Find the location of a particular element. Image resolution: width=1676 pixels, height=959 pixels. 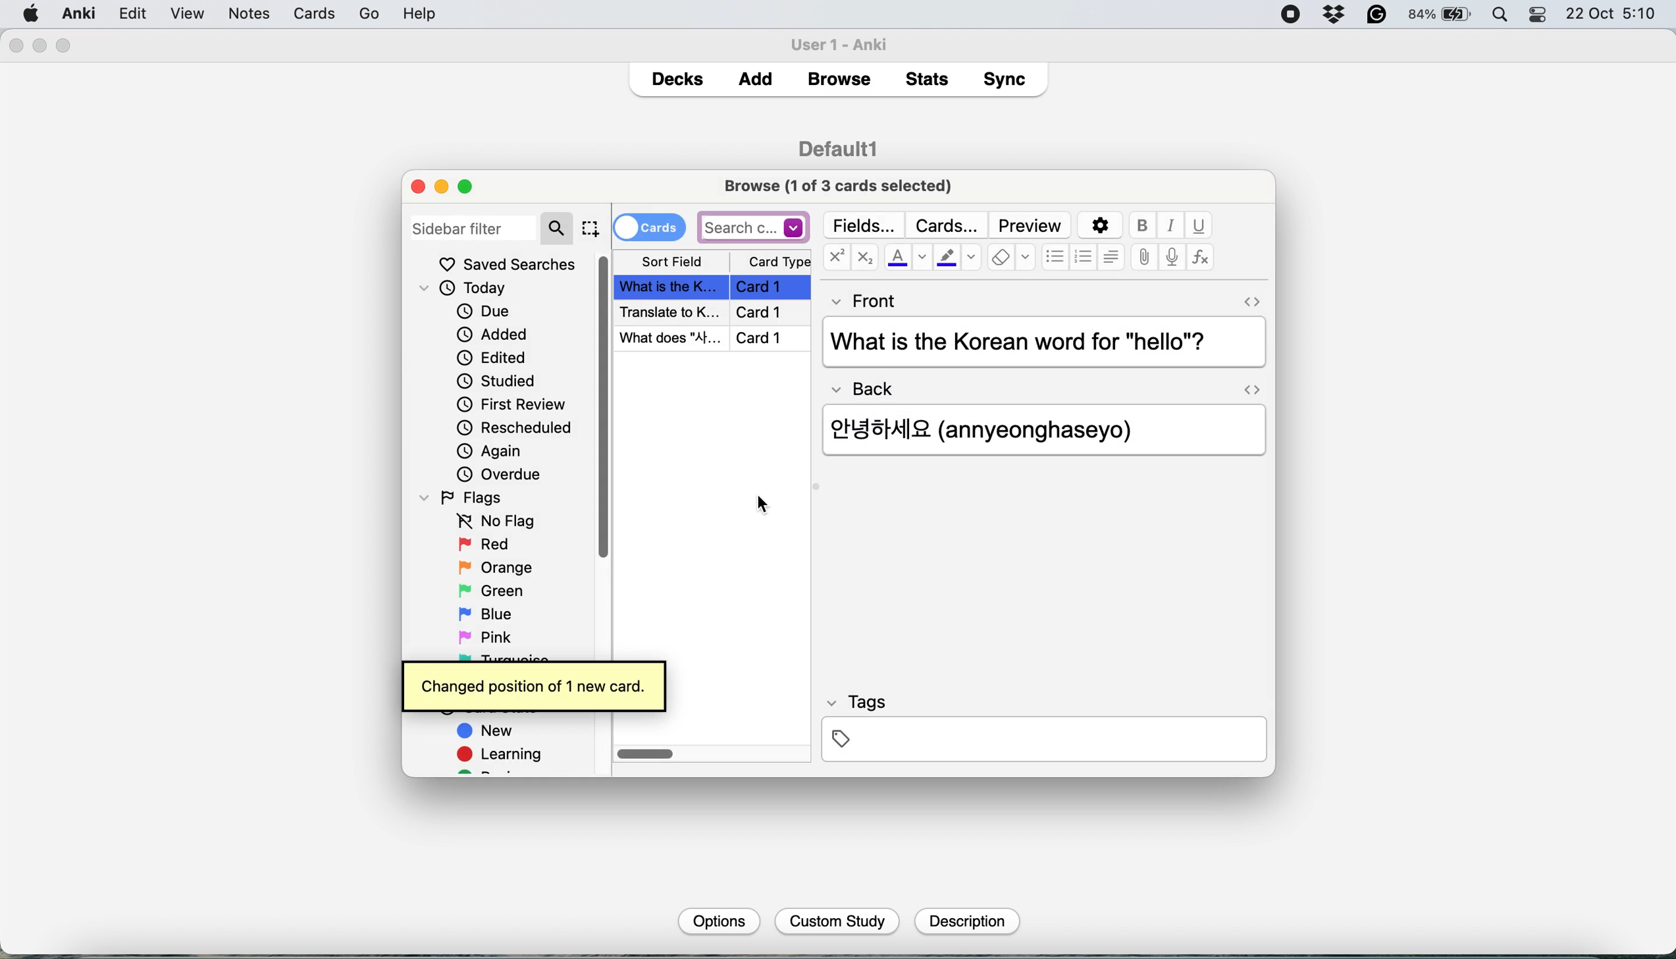

Back is located at coordinates (870, 385).